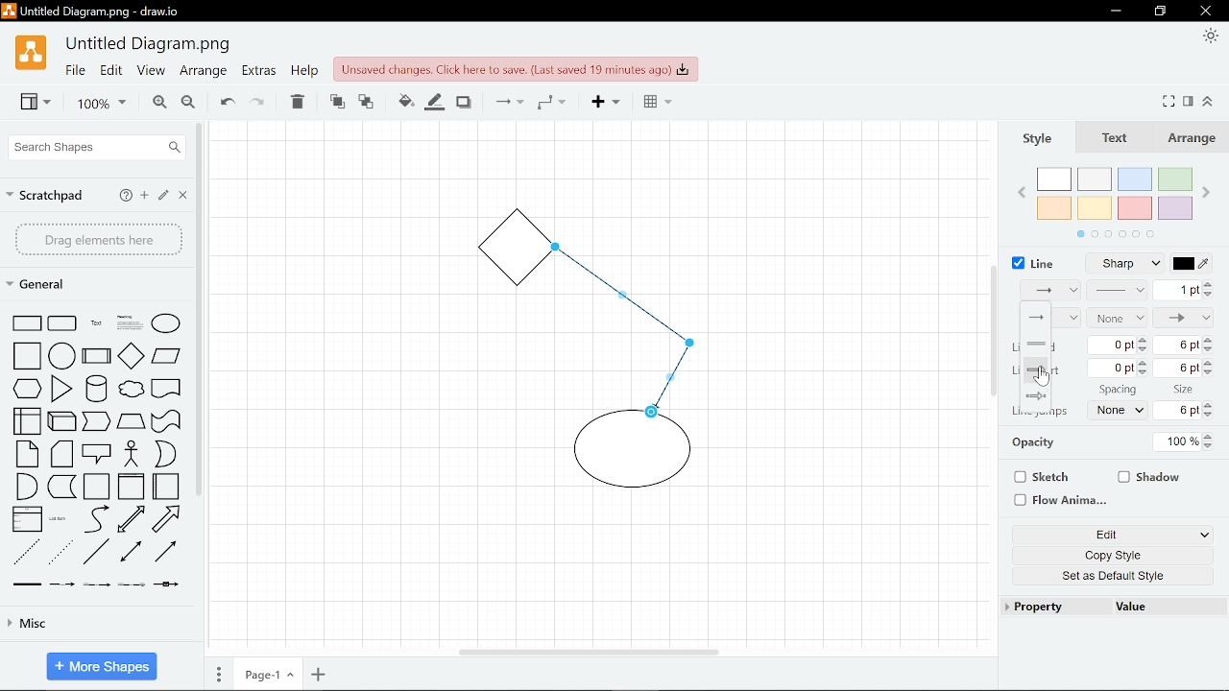 This screenshot has width=1229, height=691. I want to click on Appearence, so click(1208, 37).